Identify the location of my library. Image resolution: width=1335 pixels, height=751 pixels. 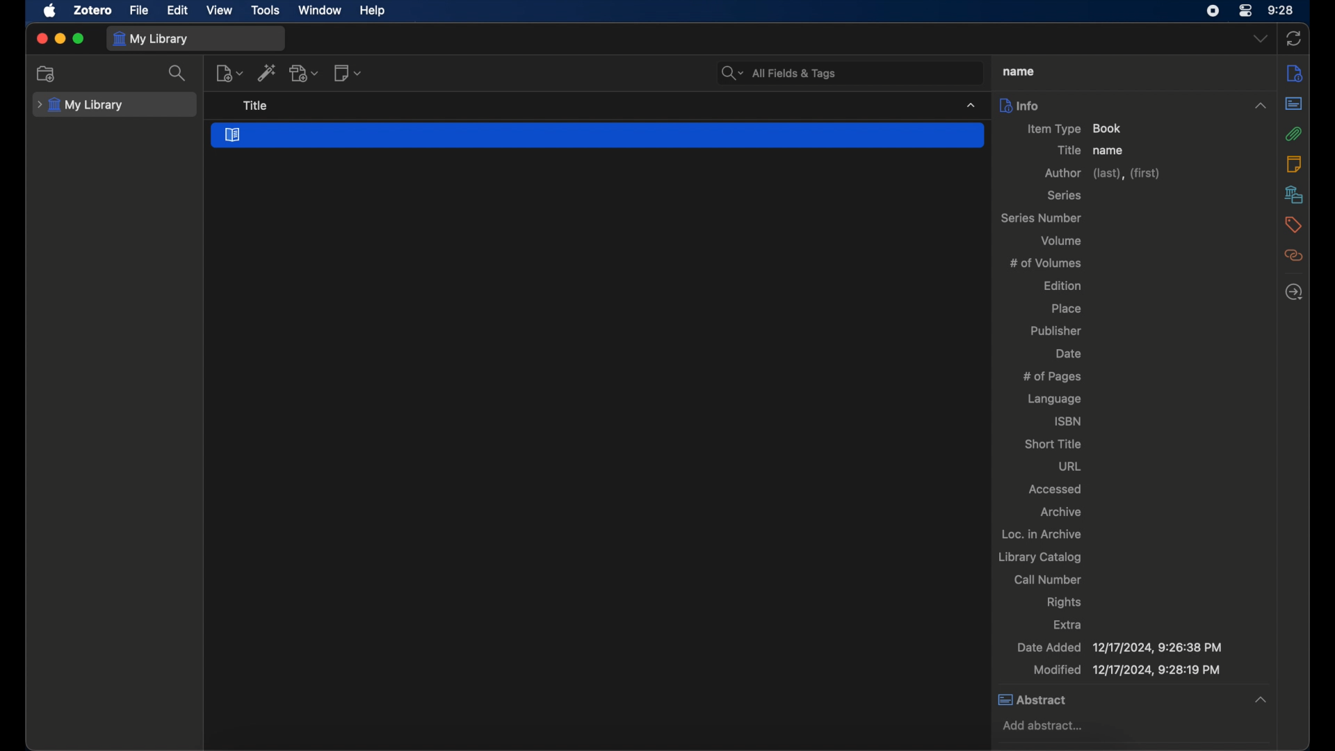
(150, 39).